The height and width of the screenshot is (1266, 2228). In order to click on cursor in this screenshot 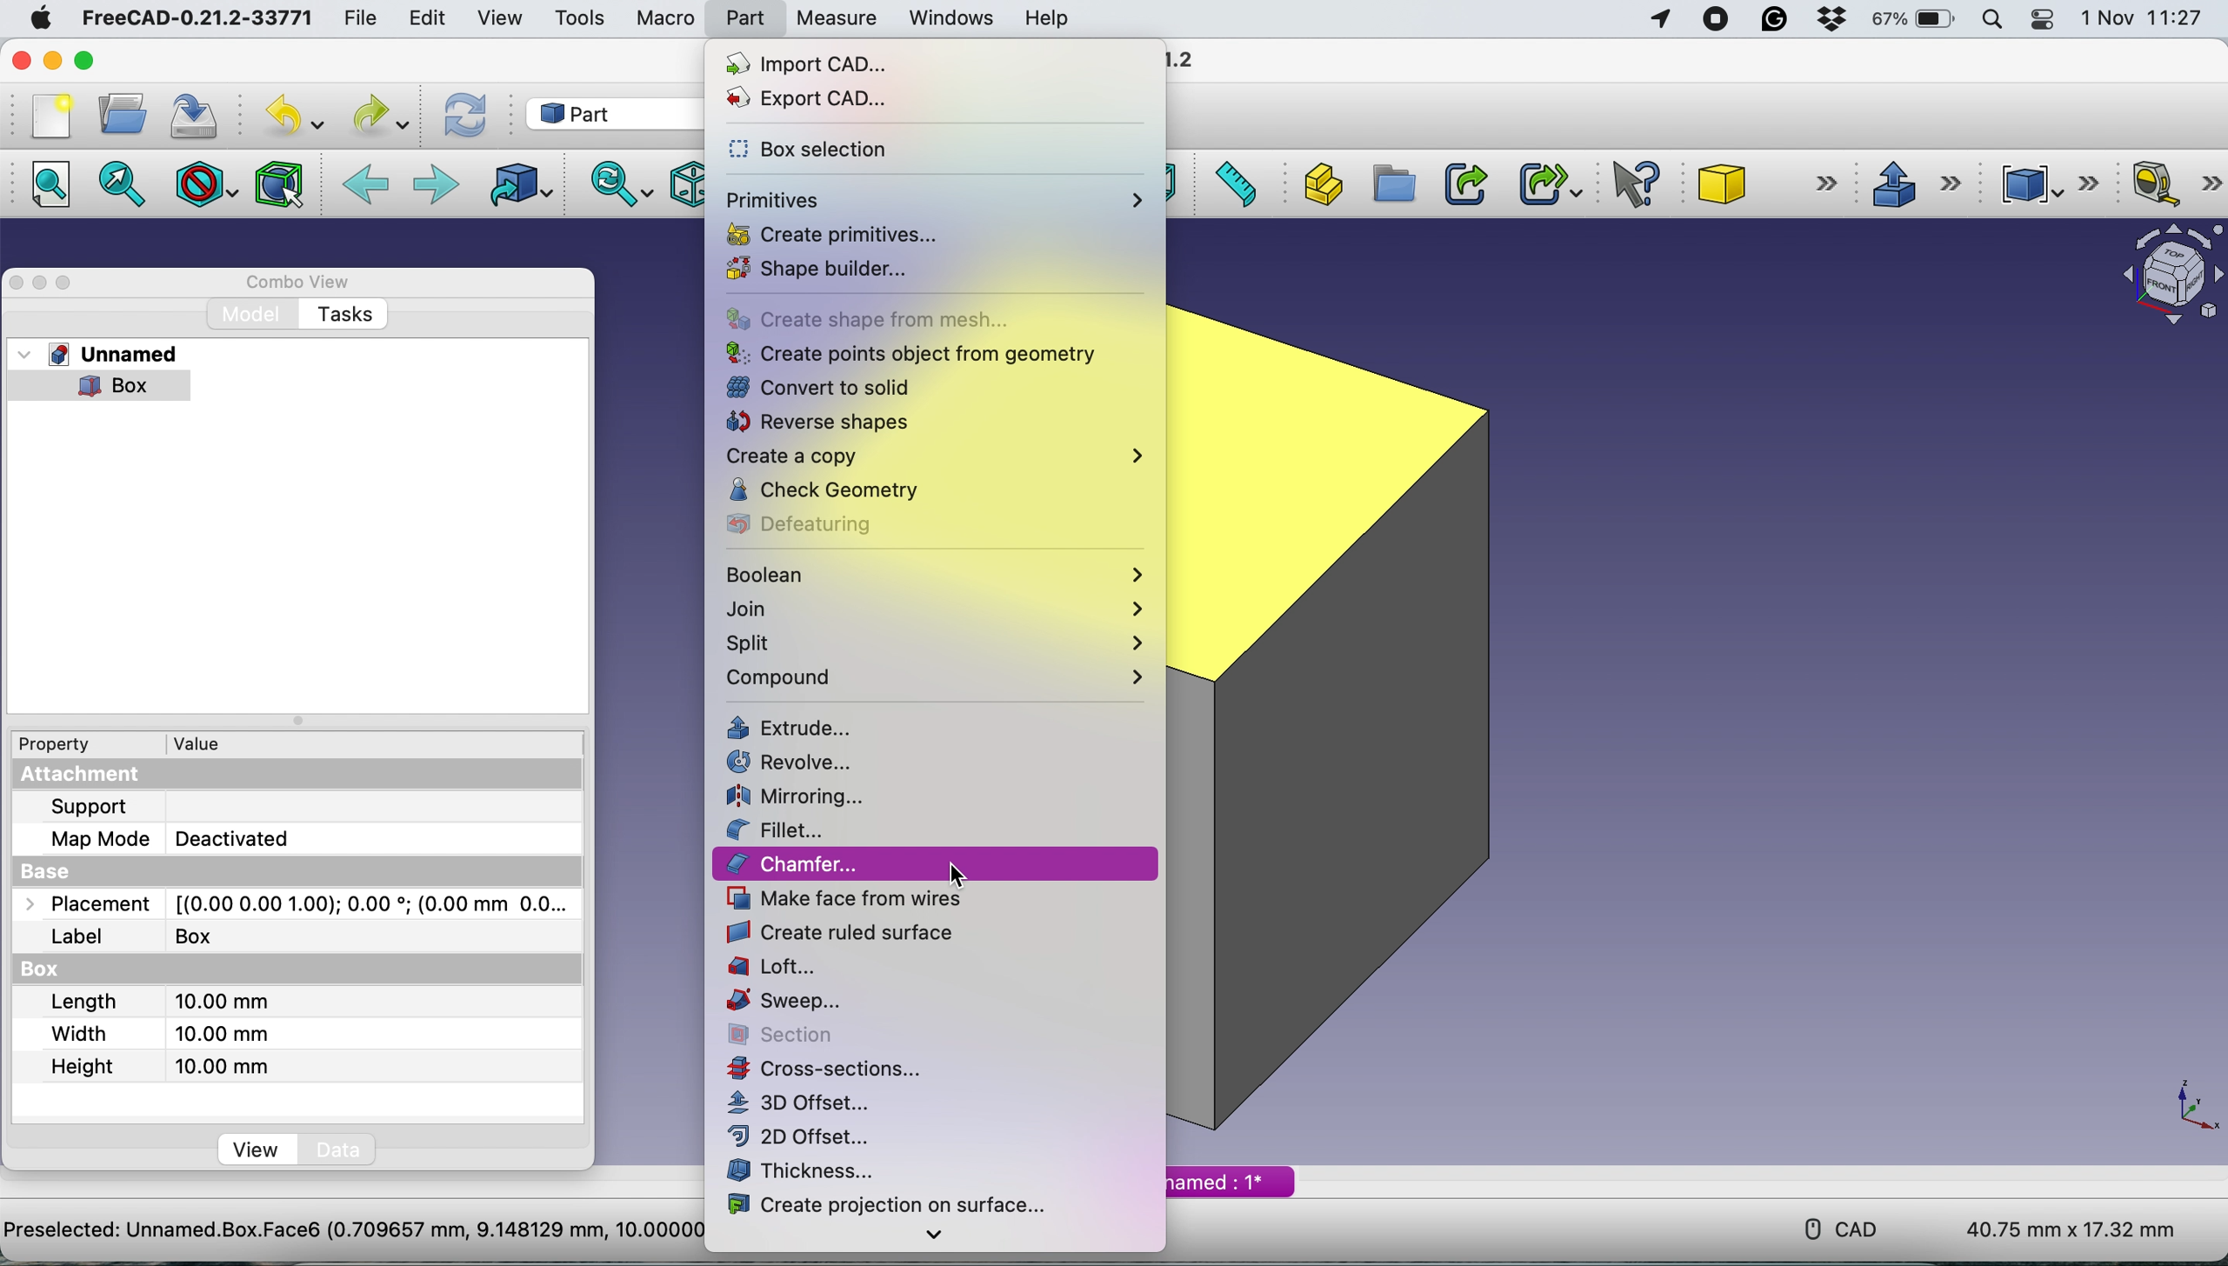, I will do `click(961, 876)`.